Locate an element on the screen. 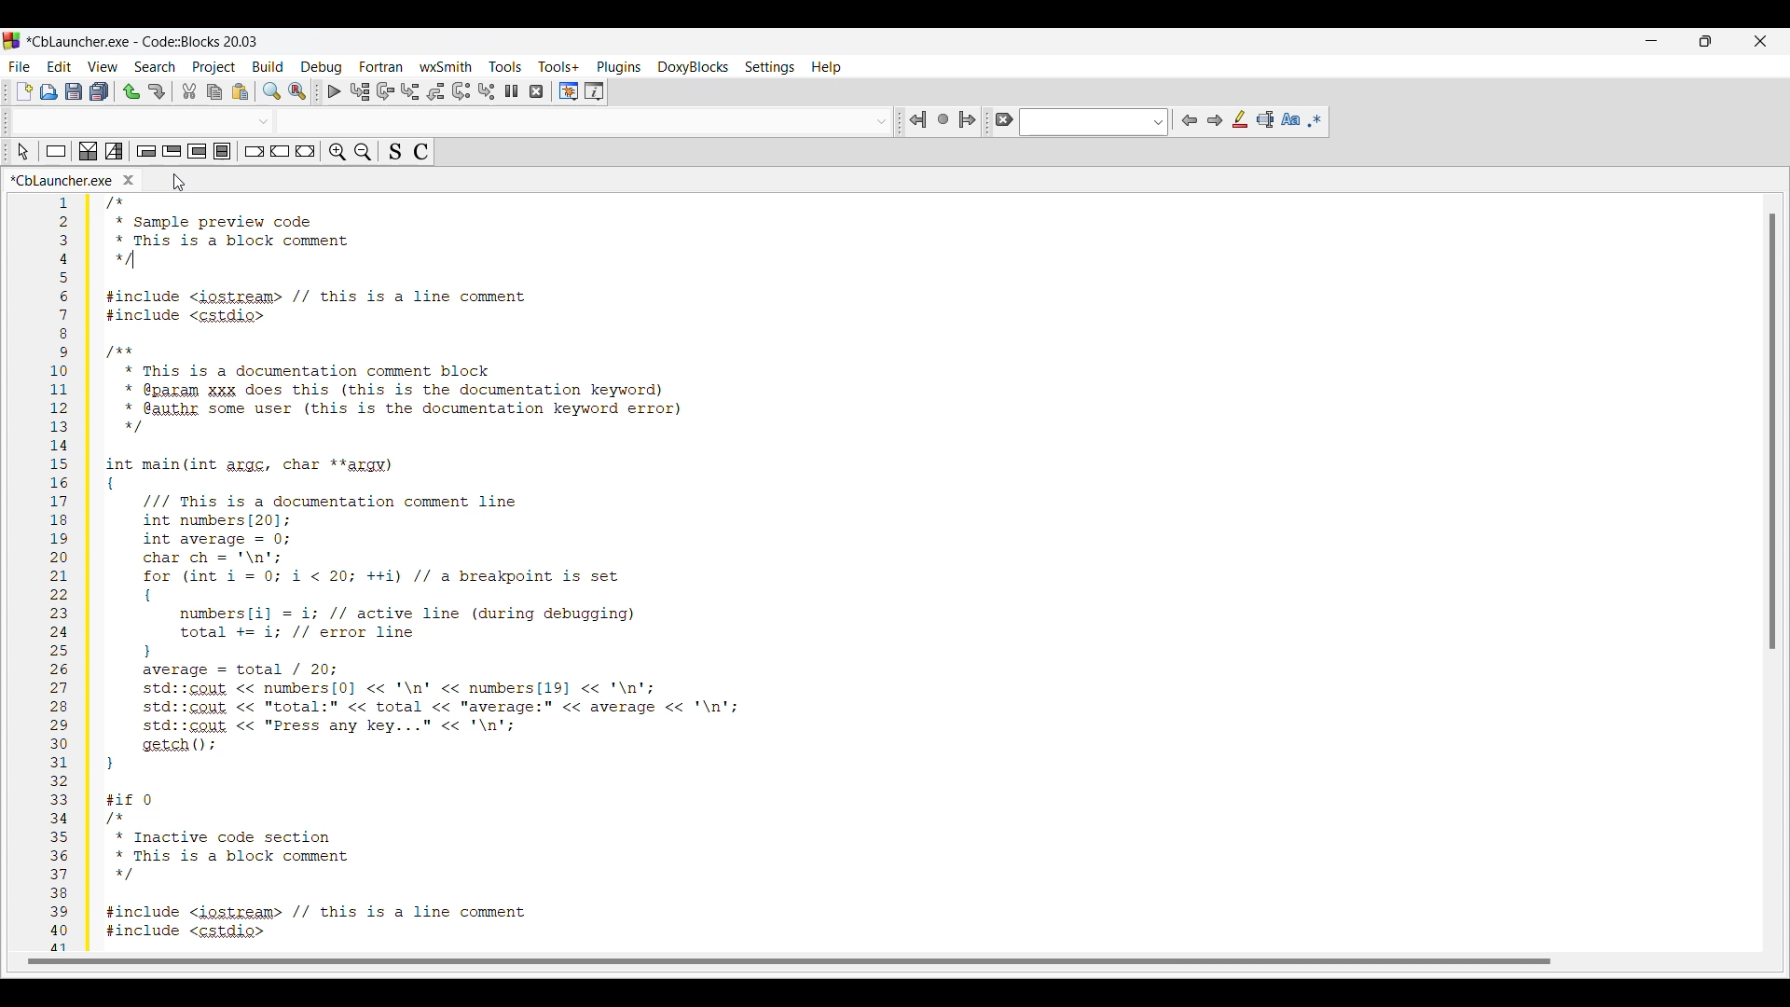 This screenshot has width=1790, height=1007.  is located at coordinates (585, 119).